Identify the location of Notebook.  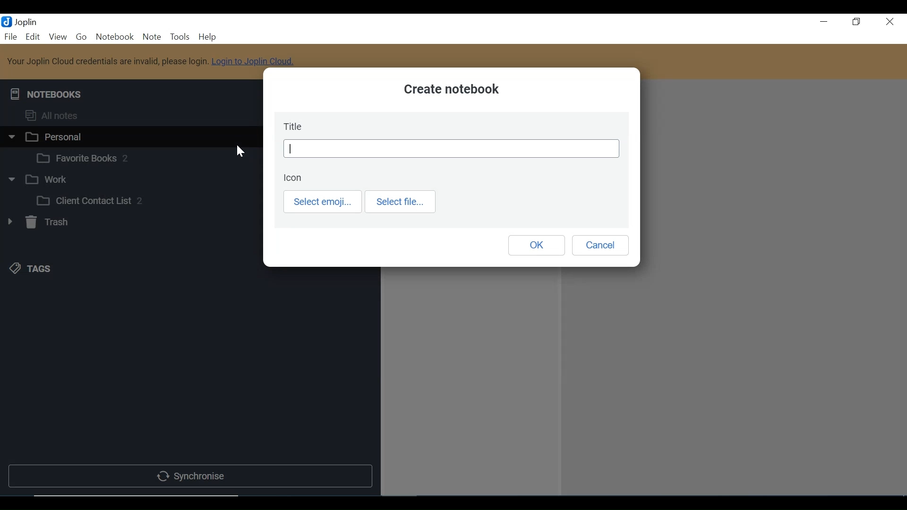
(128, 181).